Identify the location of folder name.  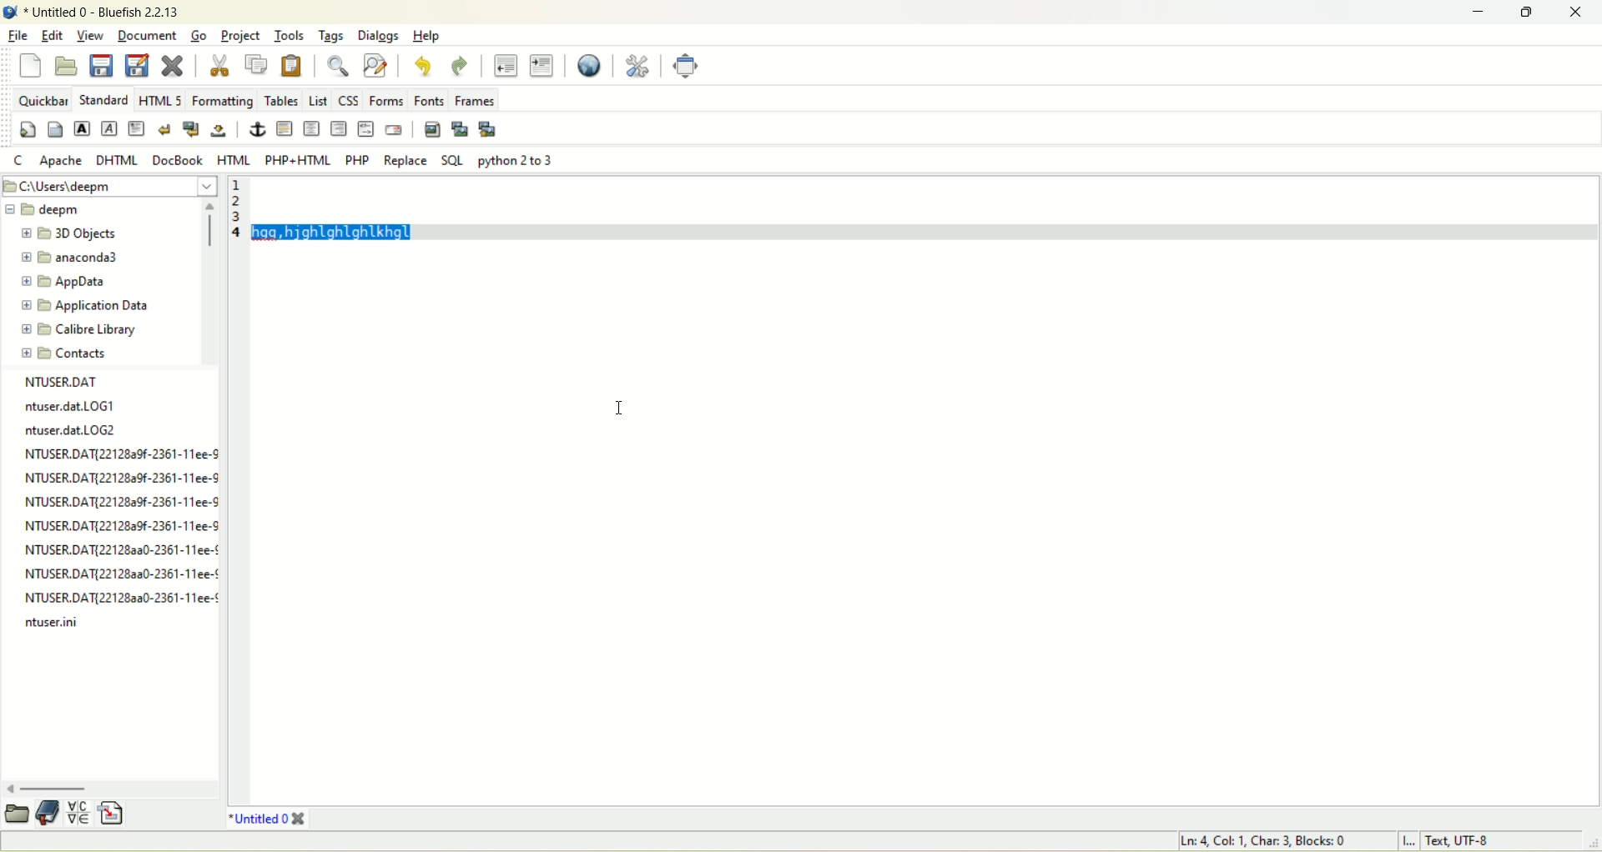
(68, 234).